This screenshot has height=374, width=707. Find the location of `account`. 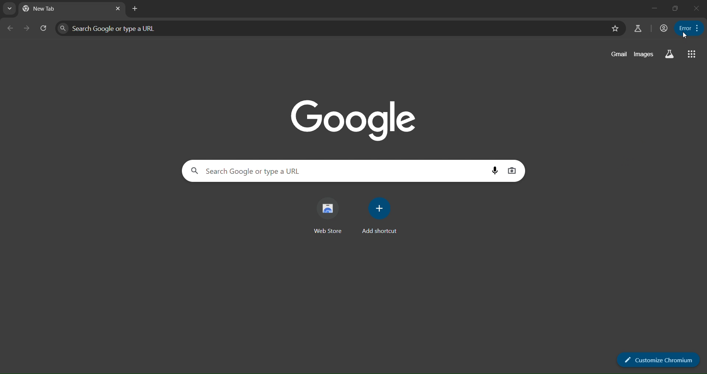

account is located at coordinates (663, 28).